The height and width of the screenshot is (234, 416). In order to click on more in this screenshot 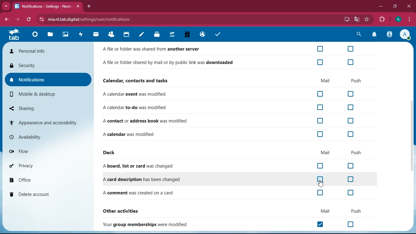, I will do `click(5, 6)`.